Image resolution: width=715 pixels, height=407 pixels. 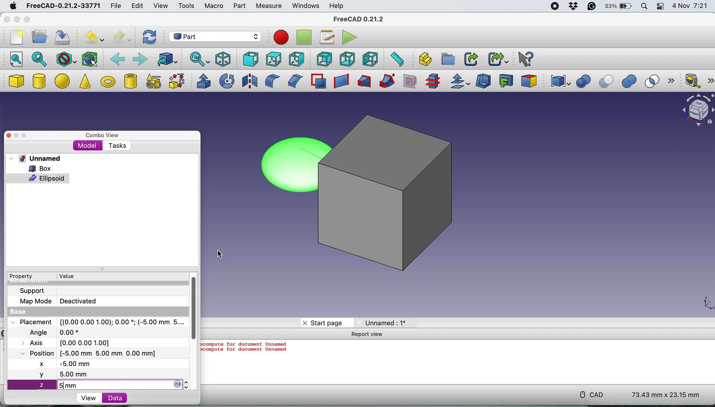 What do you see at coordinates (16, 312) in the screenshot?
I see `base` at bounding box center [16, 312].